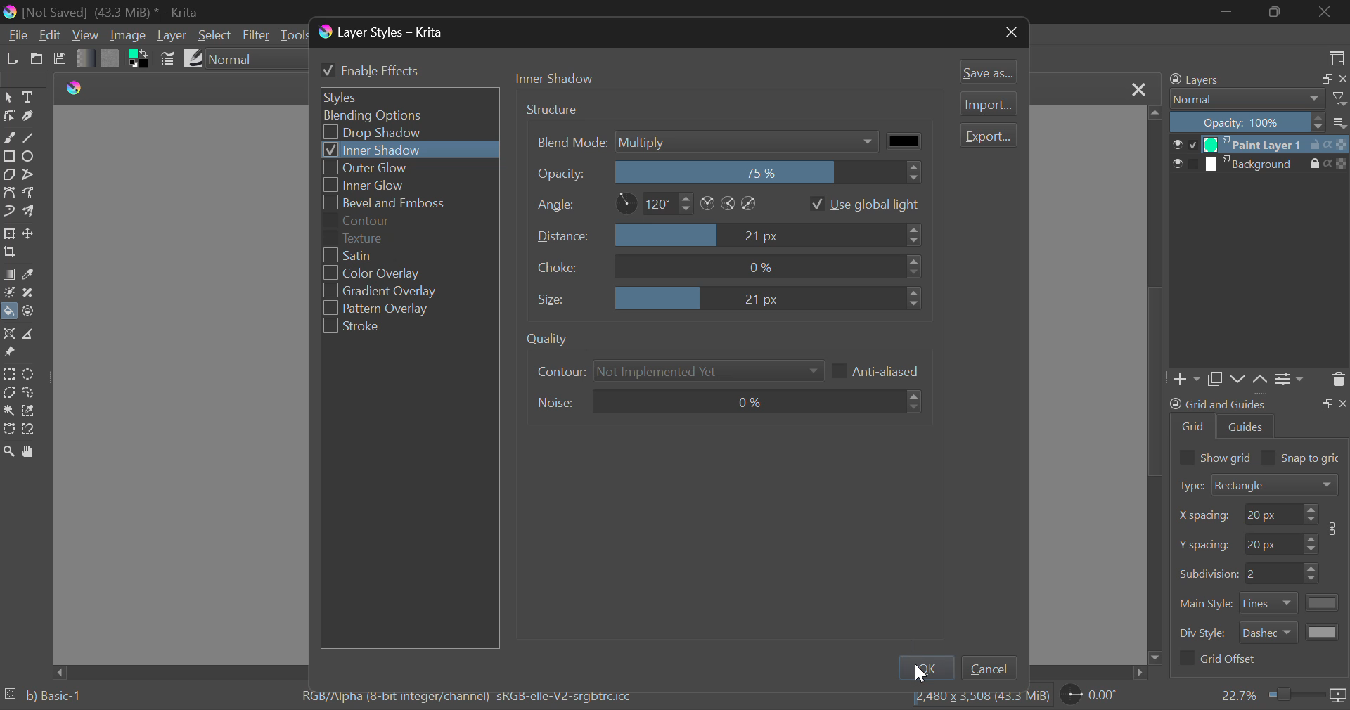  Describe the element at coordinates (9, 293) in the screenshot. I see `Colorize Mask Tool` at that location.